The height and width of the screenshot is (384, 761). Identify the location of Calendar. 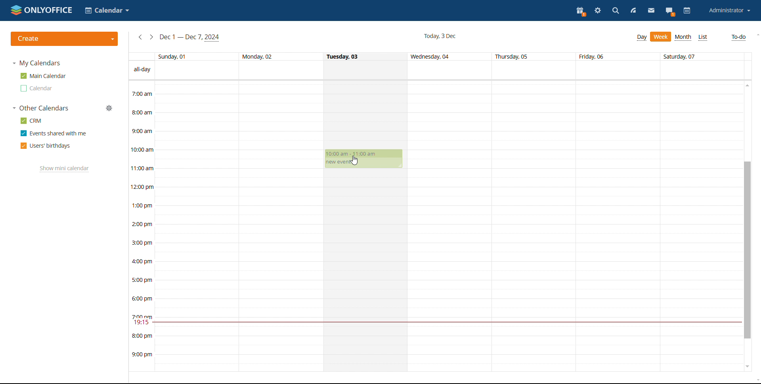
(107, 10).